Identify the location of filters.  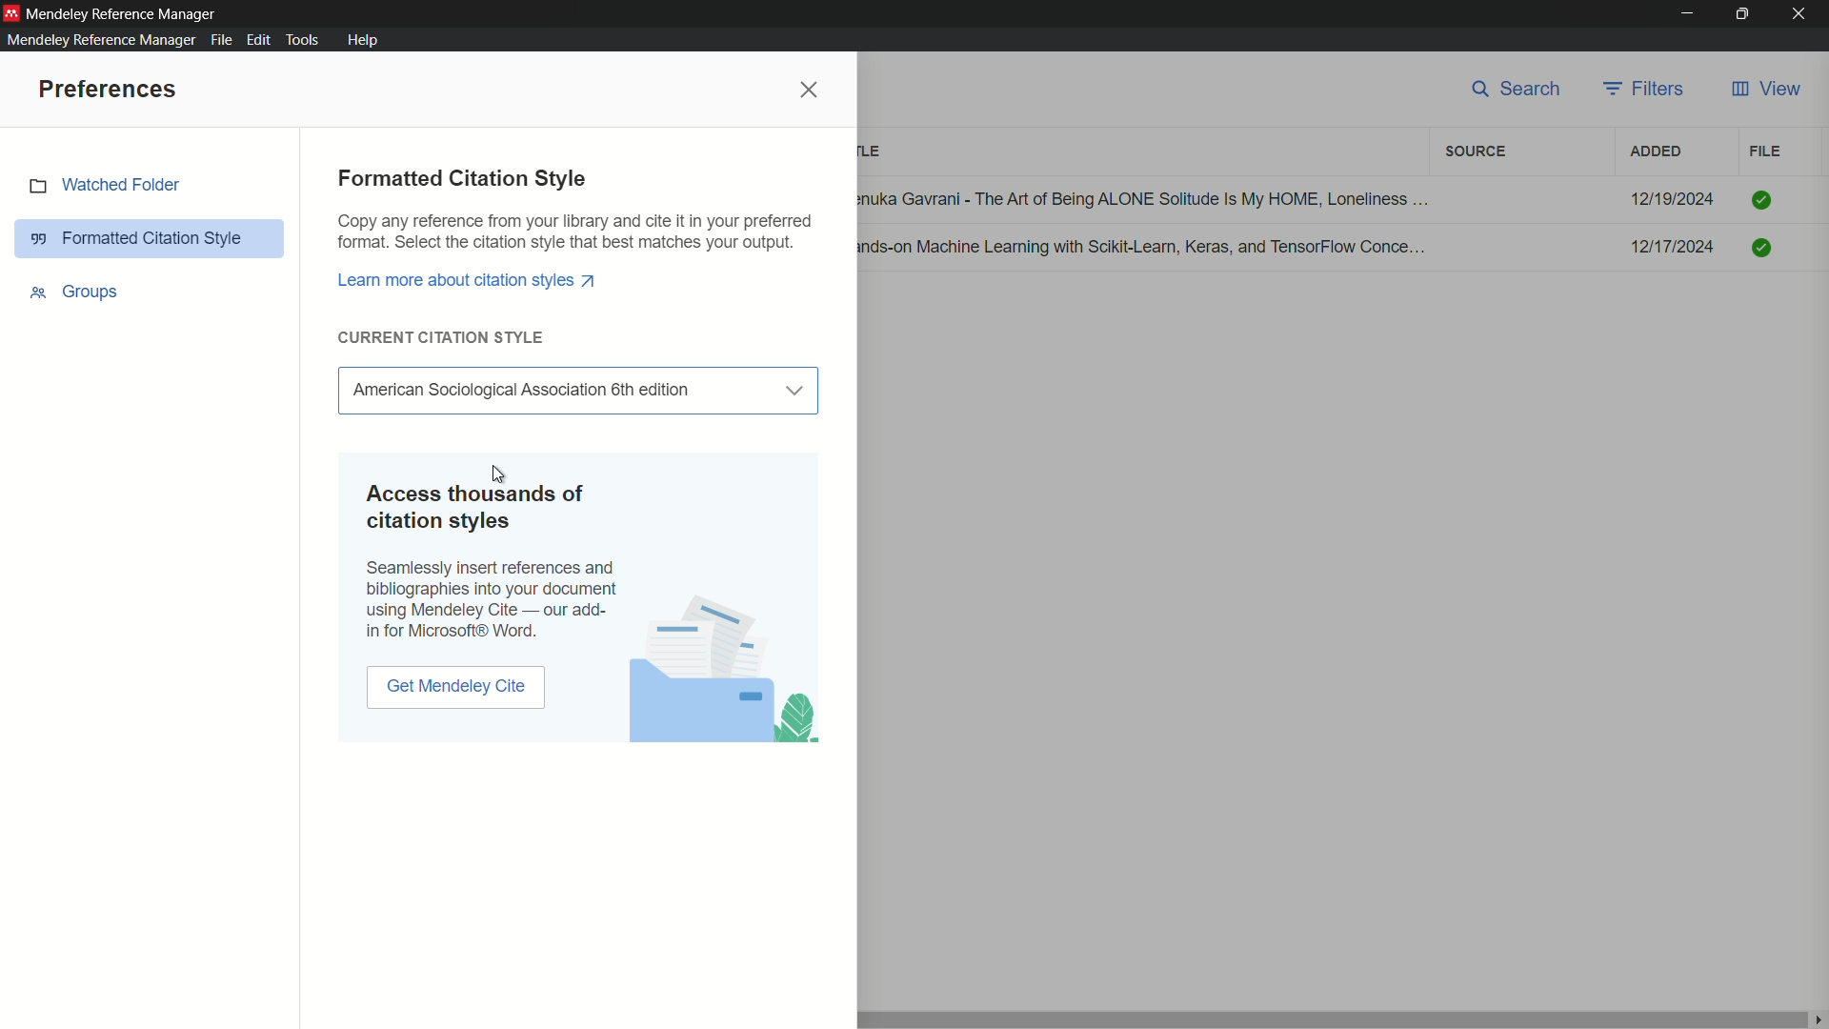
(1647, 91).